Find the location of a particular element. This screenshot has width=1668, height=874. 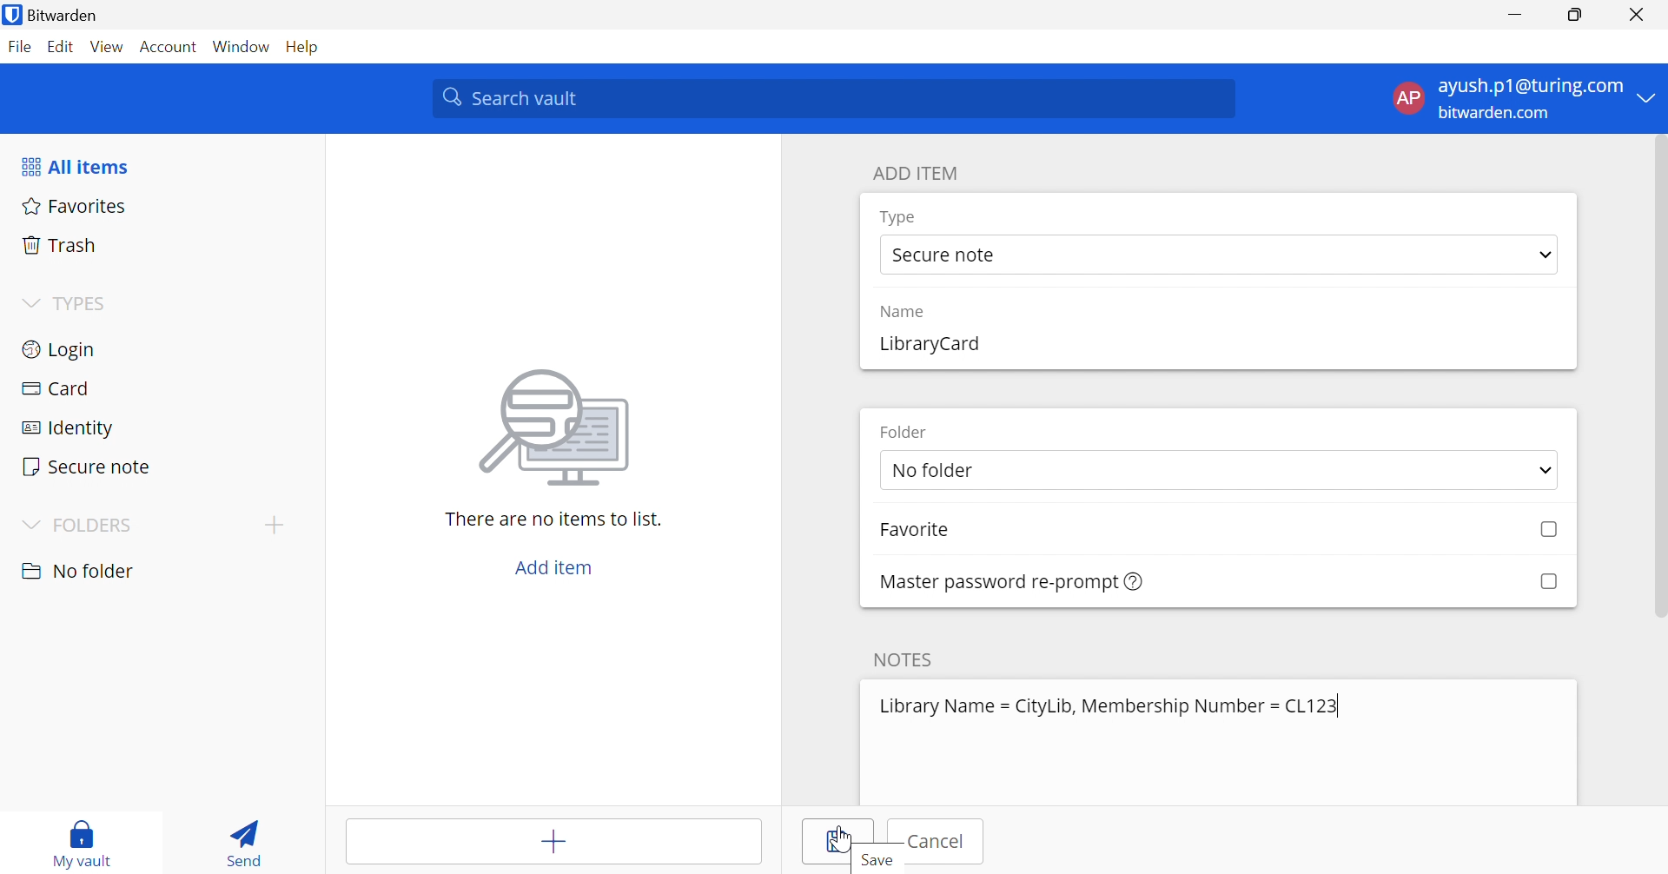

Minimize is located at coordinates (1516, 13).